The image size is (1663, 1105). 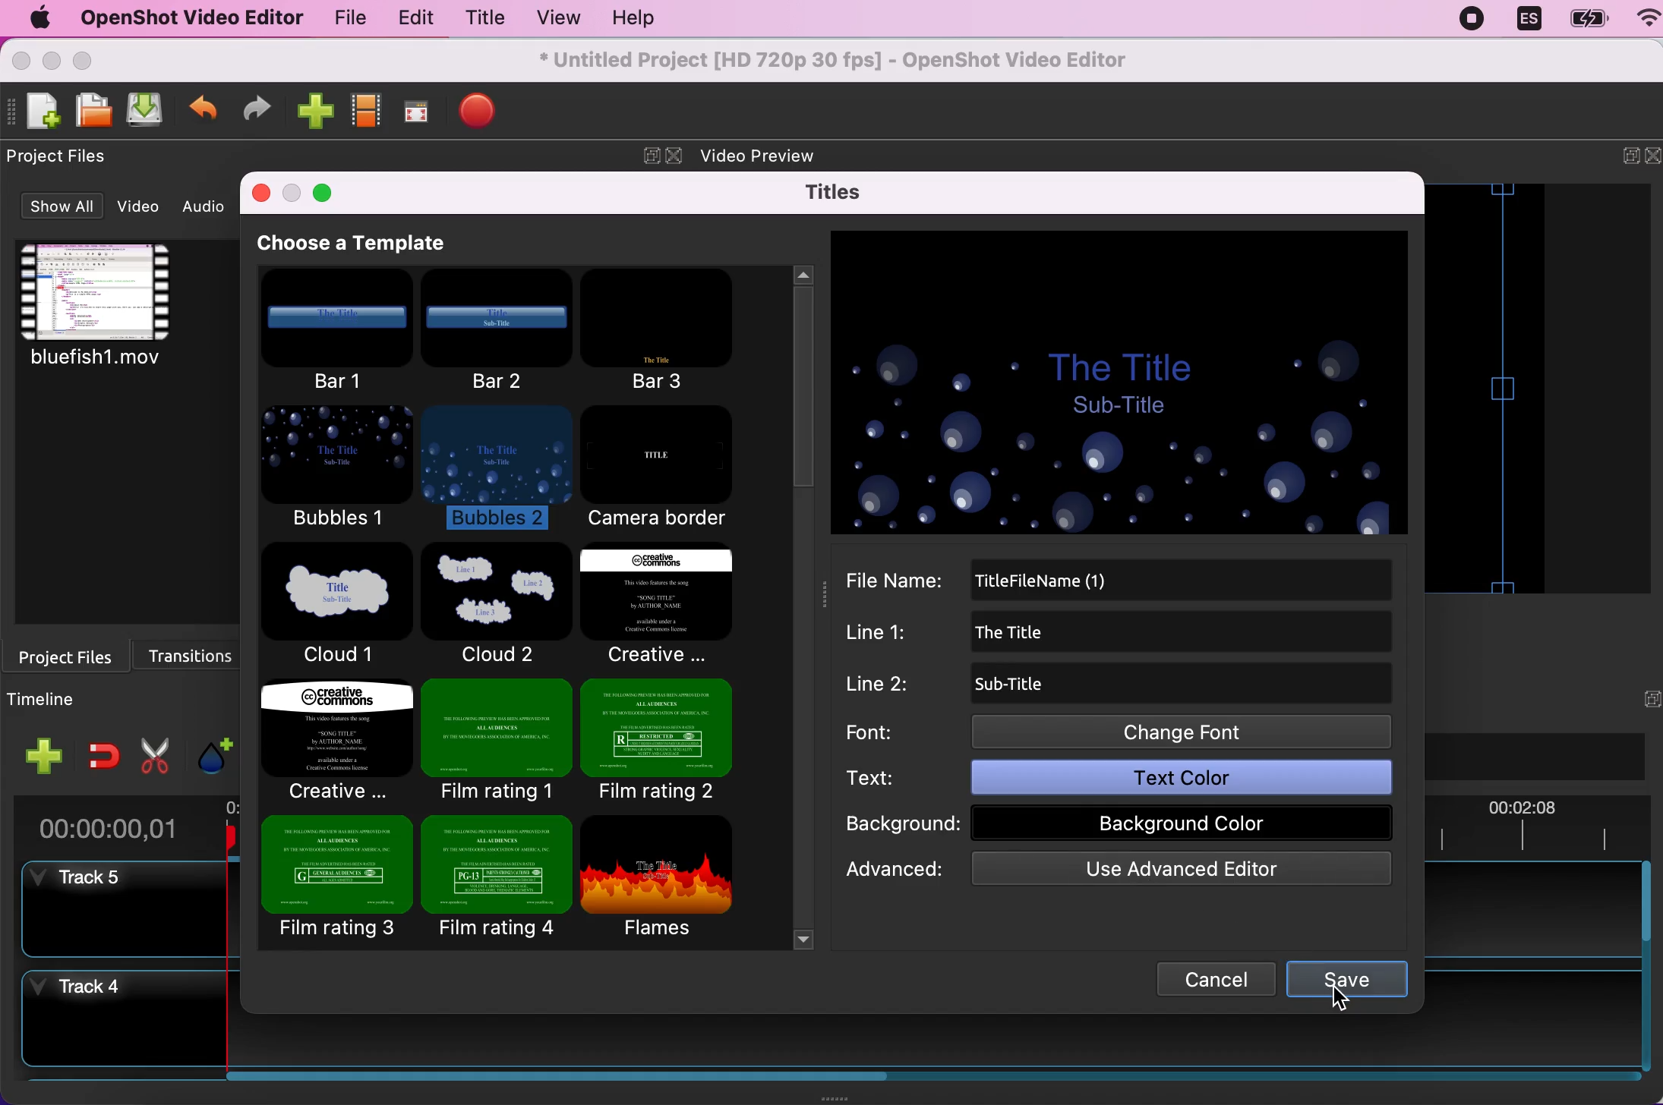 I want to click on close, so click(x=261, y=196).